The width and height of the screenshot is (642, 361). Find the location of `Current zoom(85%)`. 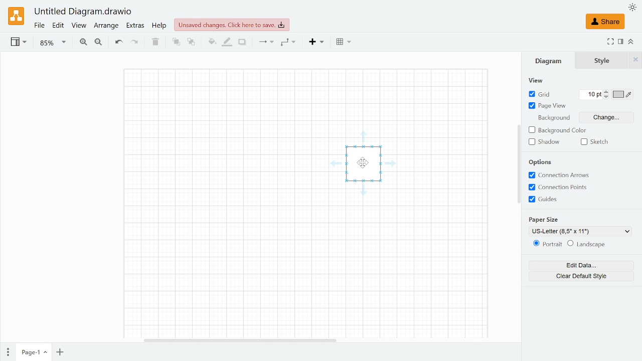

Current zoom(85%) is located at coordinates (53, 43).